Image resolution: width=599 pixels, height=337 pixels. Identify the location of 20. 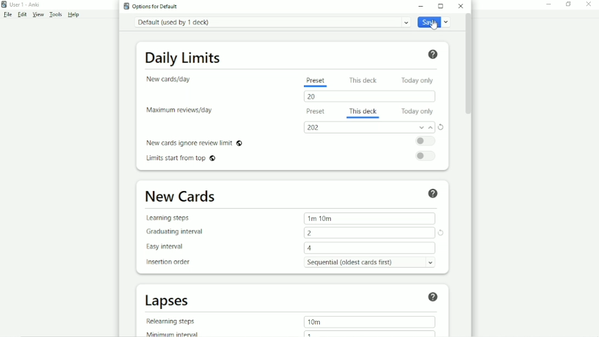
(314, 97).